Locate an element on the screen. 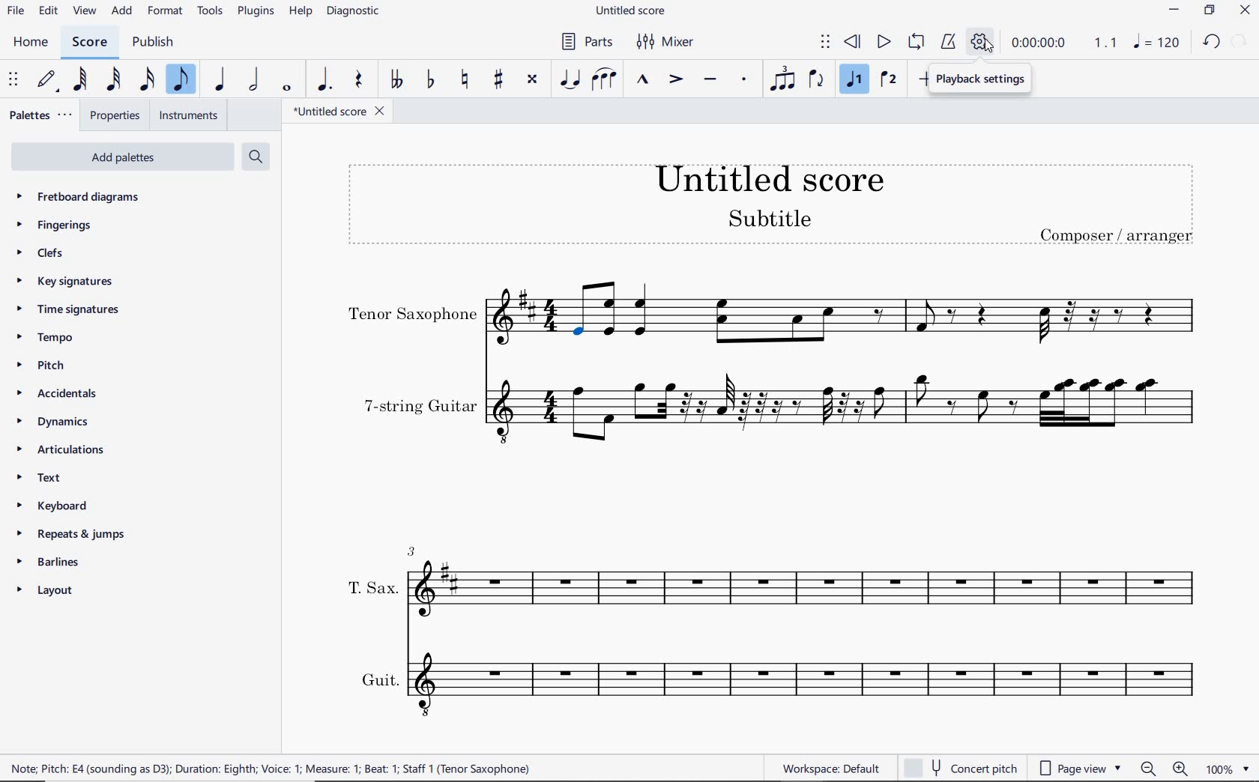 The image size is (1259, 782). ARTICULATIONS is located at coordinates (61, 449).